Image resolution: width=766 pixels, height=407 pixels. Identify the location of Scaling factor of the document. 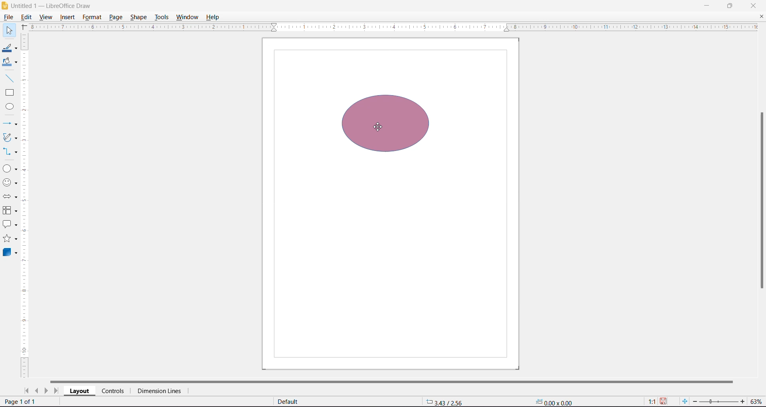
(652, 402).